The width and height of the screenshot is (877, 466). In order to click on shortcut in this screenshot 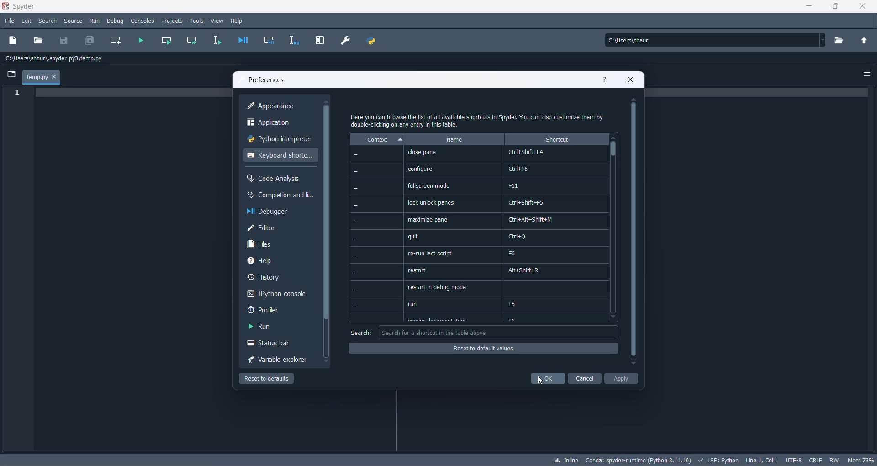, I will do `click(557, 139)`.